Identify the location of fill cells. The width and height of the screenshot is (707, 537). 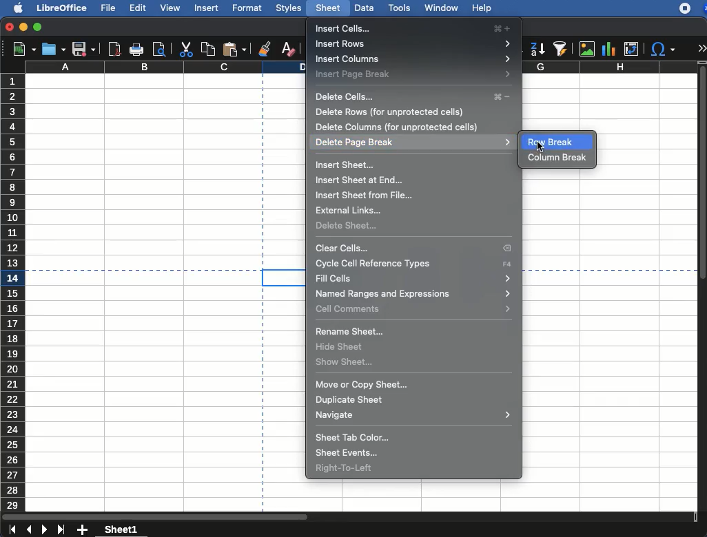
(415, 279).